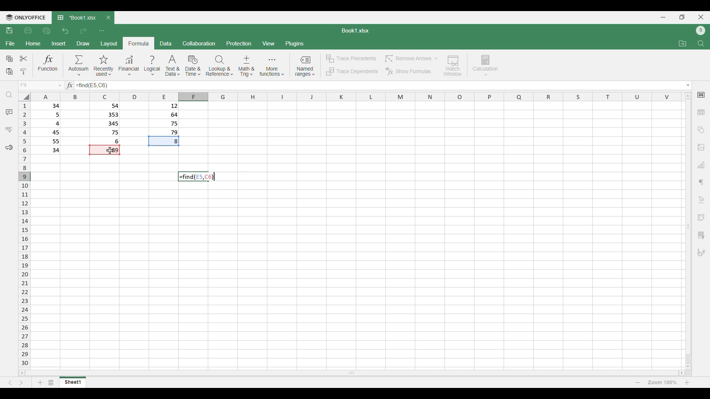  What do you see at coordinates (83, 31) in the screenshot?
I see `Redo` at bounding box center [83, 31].